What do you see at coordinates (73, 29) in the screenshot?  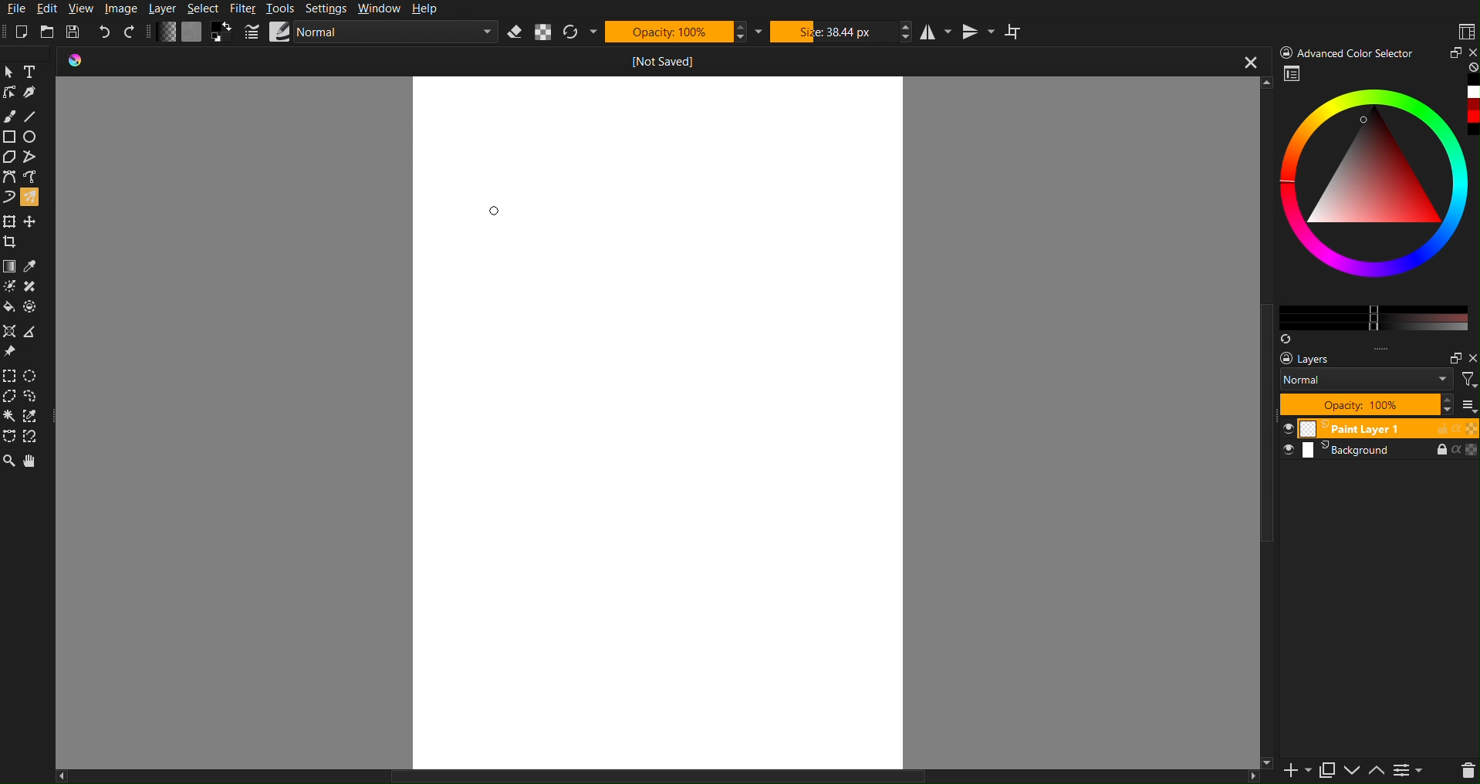 I see `Save` at bounding box center [73, 29].